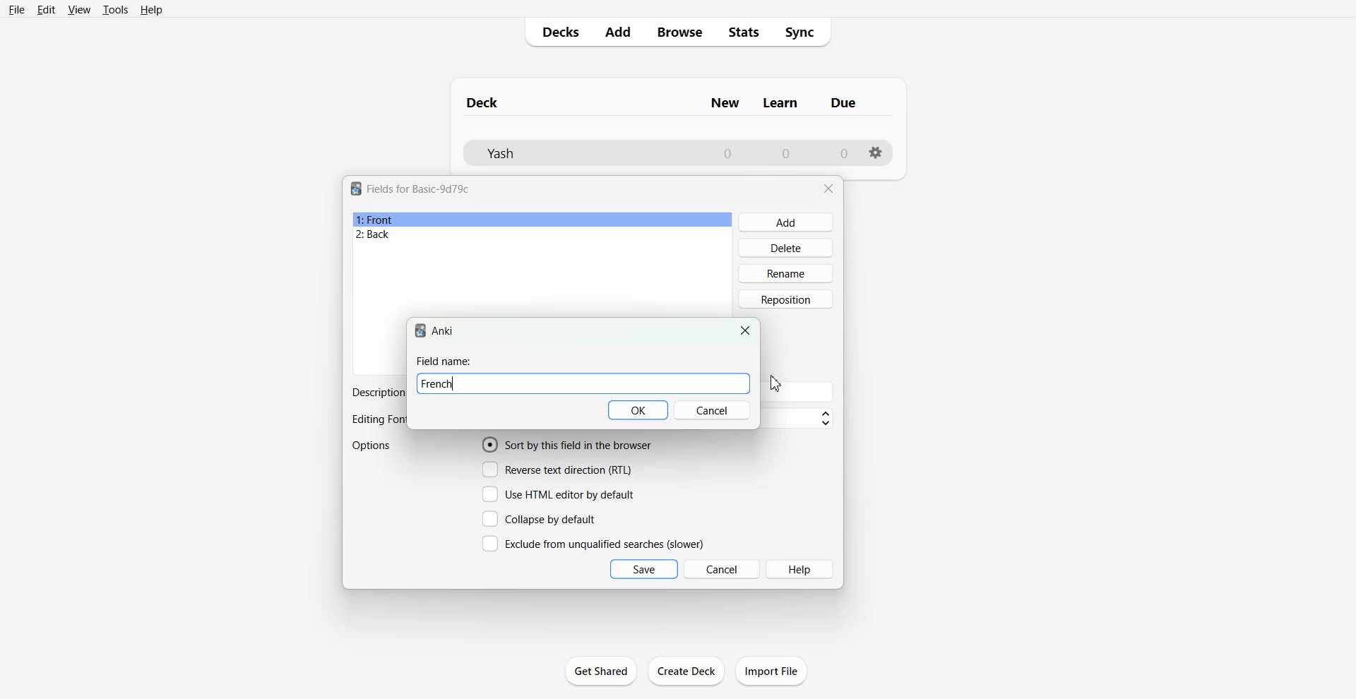 The height and width of the screenshot is (699, 1356). Describe the element at coordinates (786, 299) in the screenshot. I see `Reposition` at that location.